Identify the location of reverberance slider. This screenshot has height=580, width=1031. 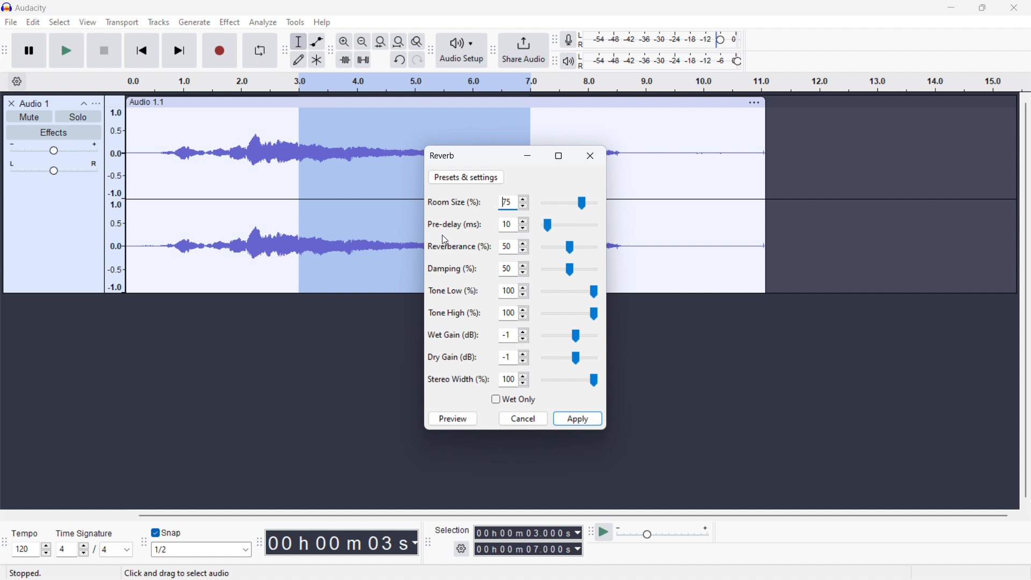
(568, 246).